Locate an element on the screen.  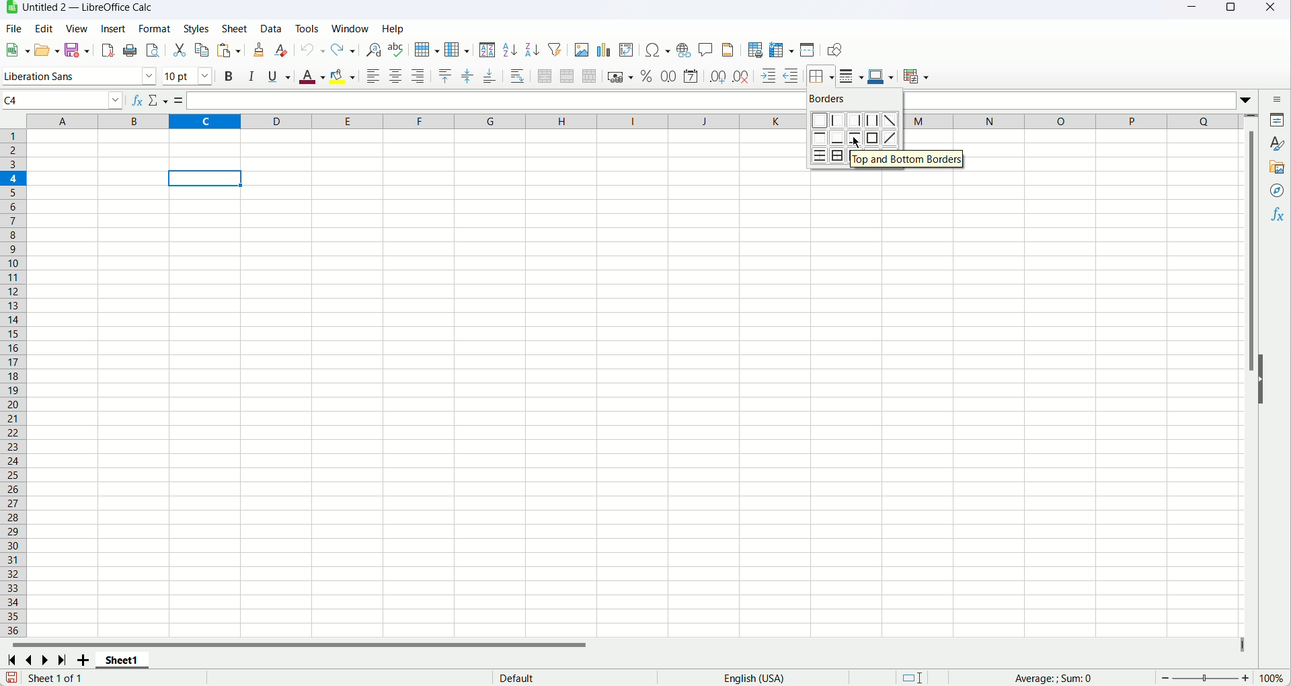
Align left is located at coordinates (373, 76).